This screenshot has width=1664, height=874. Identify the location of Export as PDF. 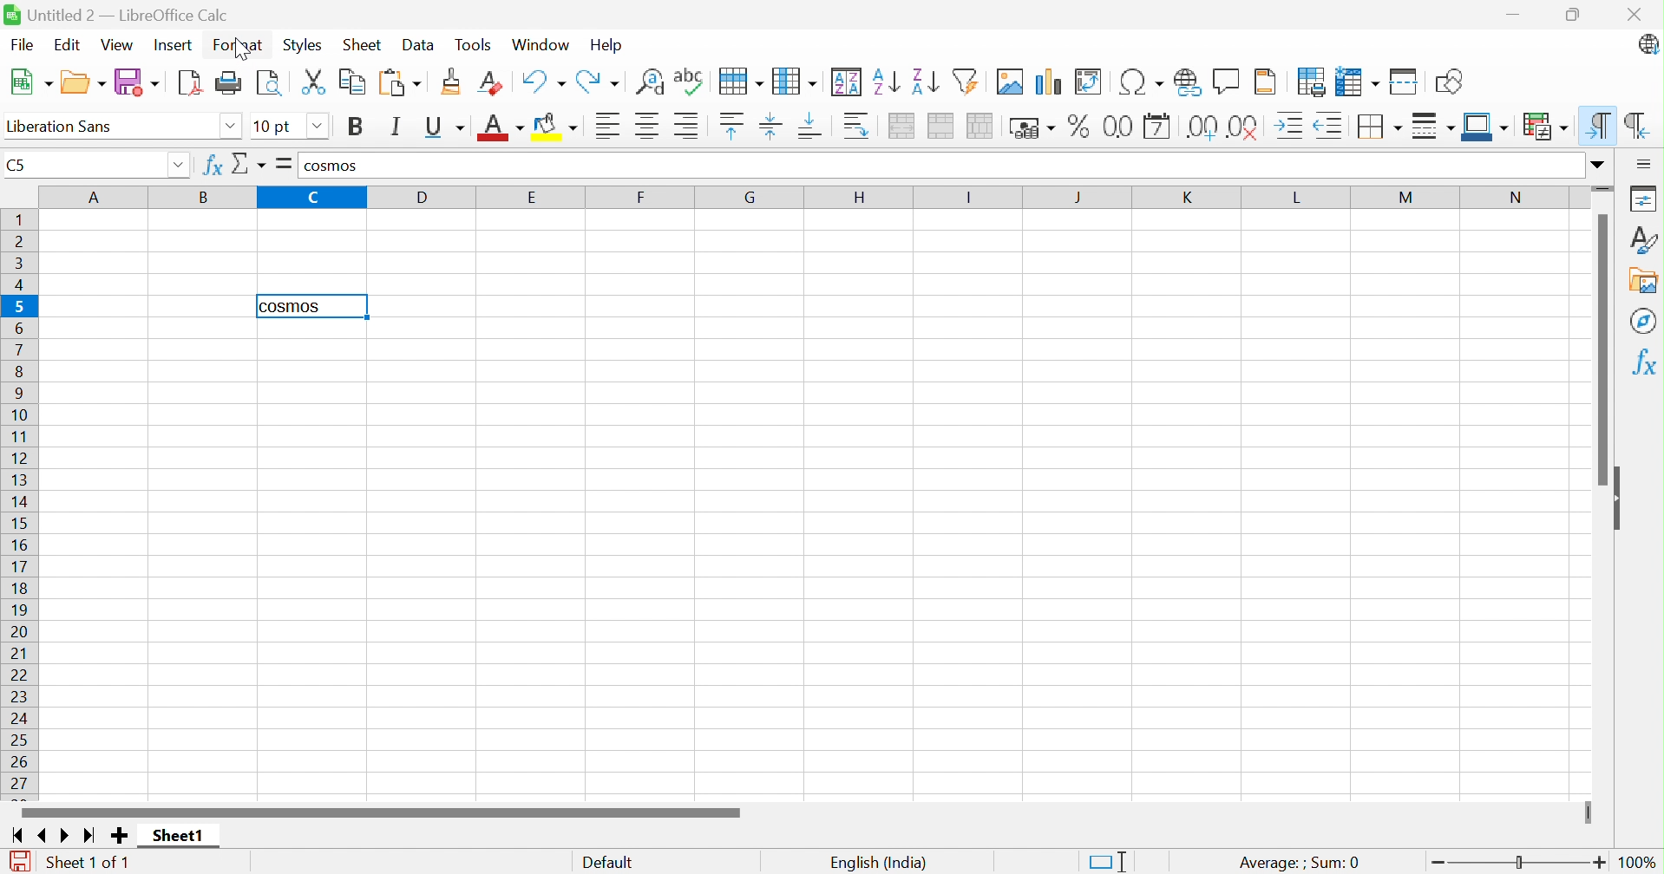
(189, 83).